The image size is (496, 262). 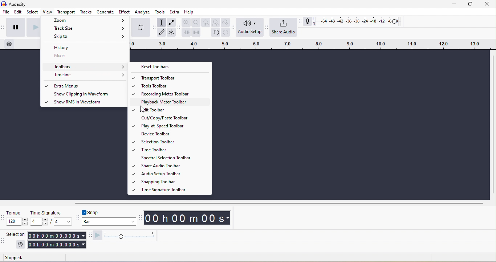 I want to click on set time signature, so click(x=39, y=221).